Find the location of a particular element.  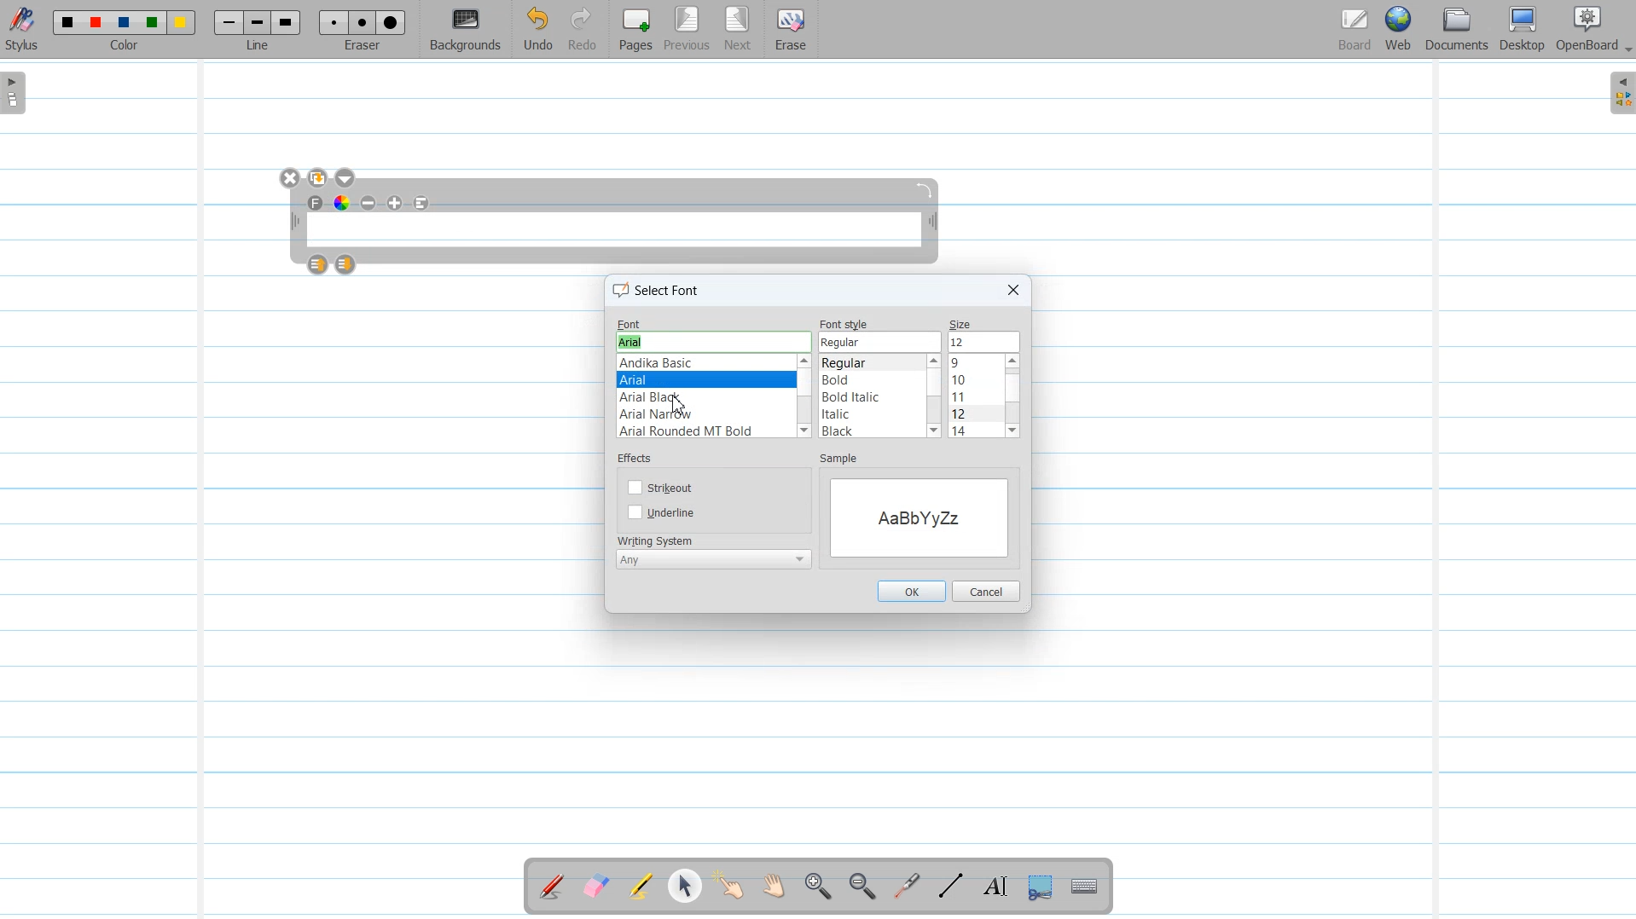

Zoom In is located at coordinates (817, 887).